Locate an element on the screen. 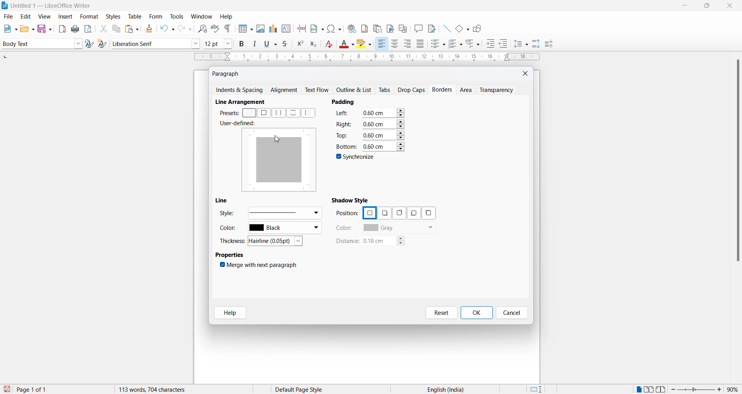 The image size is (742, 394). value is located at coordinates (383, 134).